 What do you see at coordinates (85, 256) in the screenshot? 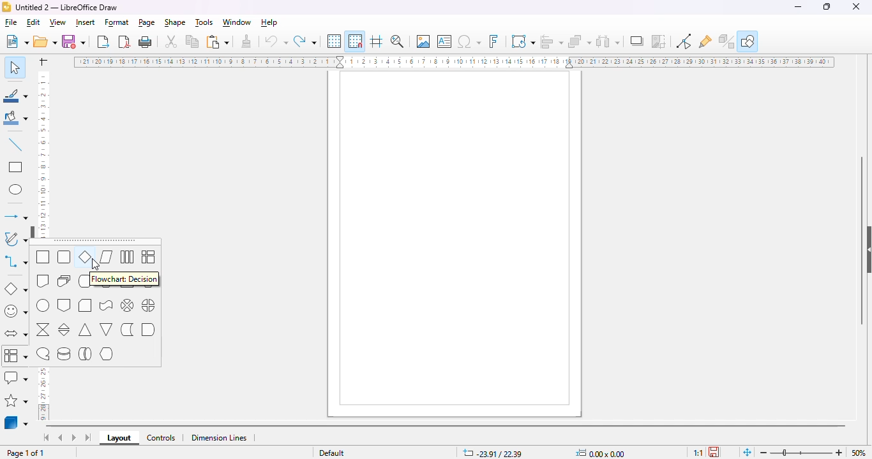
I see `flowchart: decision` at bounding box center [85, 256].